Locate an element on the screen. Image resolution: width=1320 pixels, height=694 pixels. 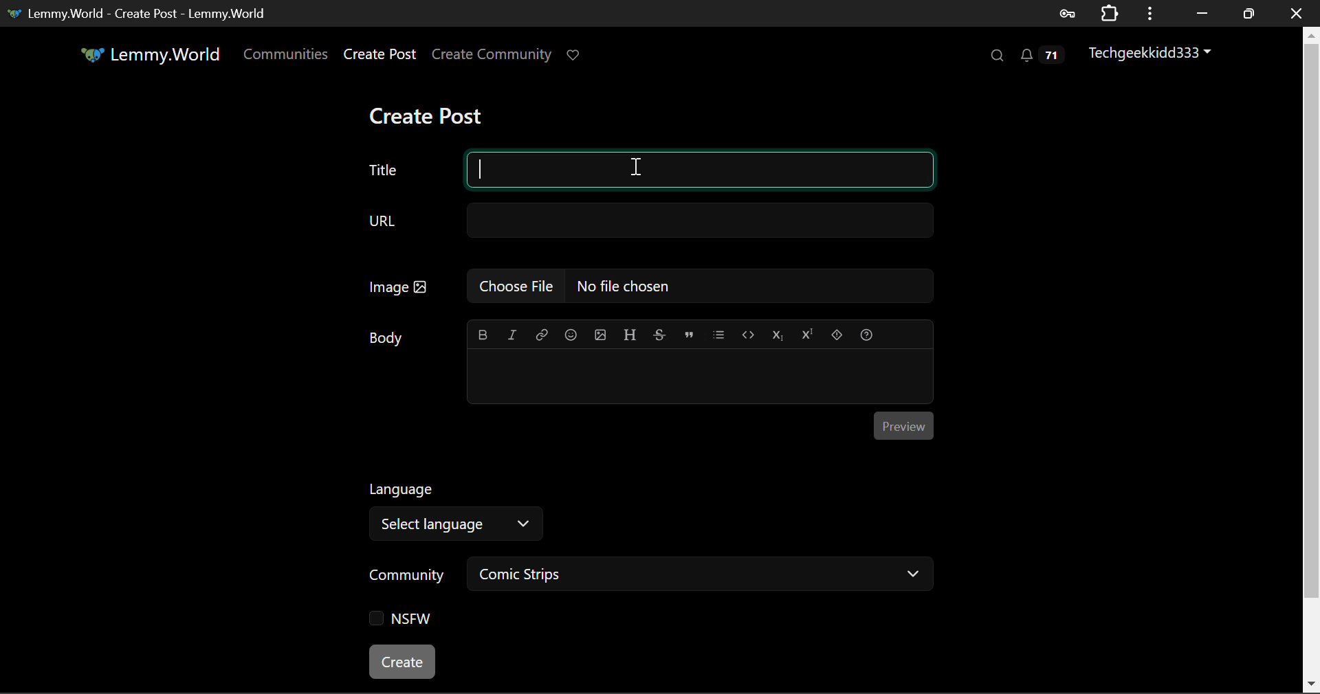
Create Post is located at coordinates (429, 112).